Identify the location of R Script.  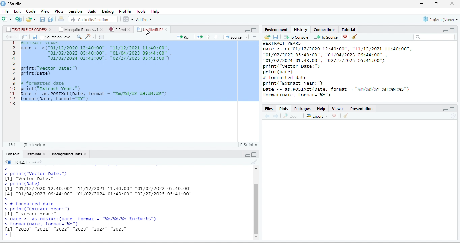
(248, 144).